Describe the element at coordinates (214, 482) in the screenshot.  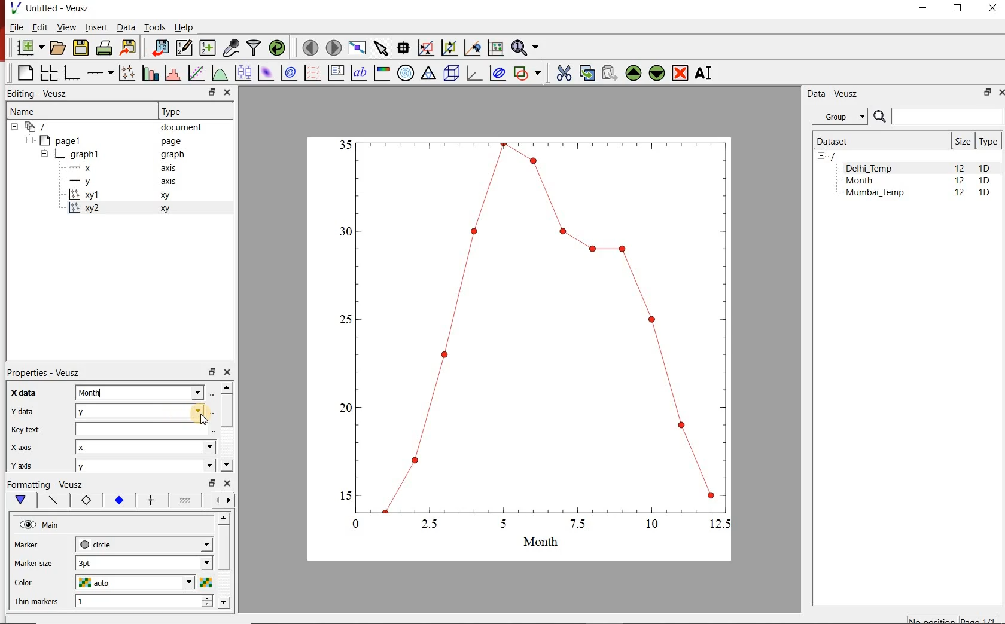
I see `restore` at that location.